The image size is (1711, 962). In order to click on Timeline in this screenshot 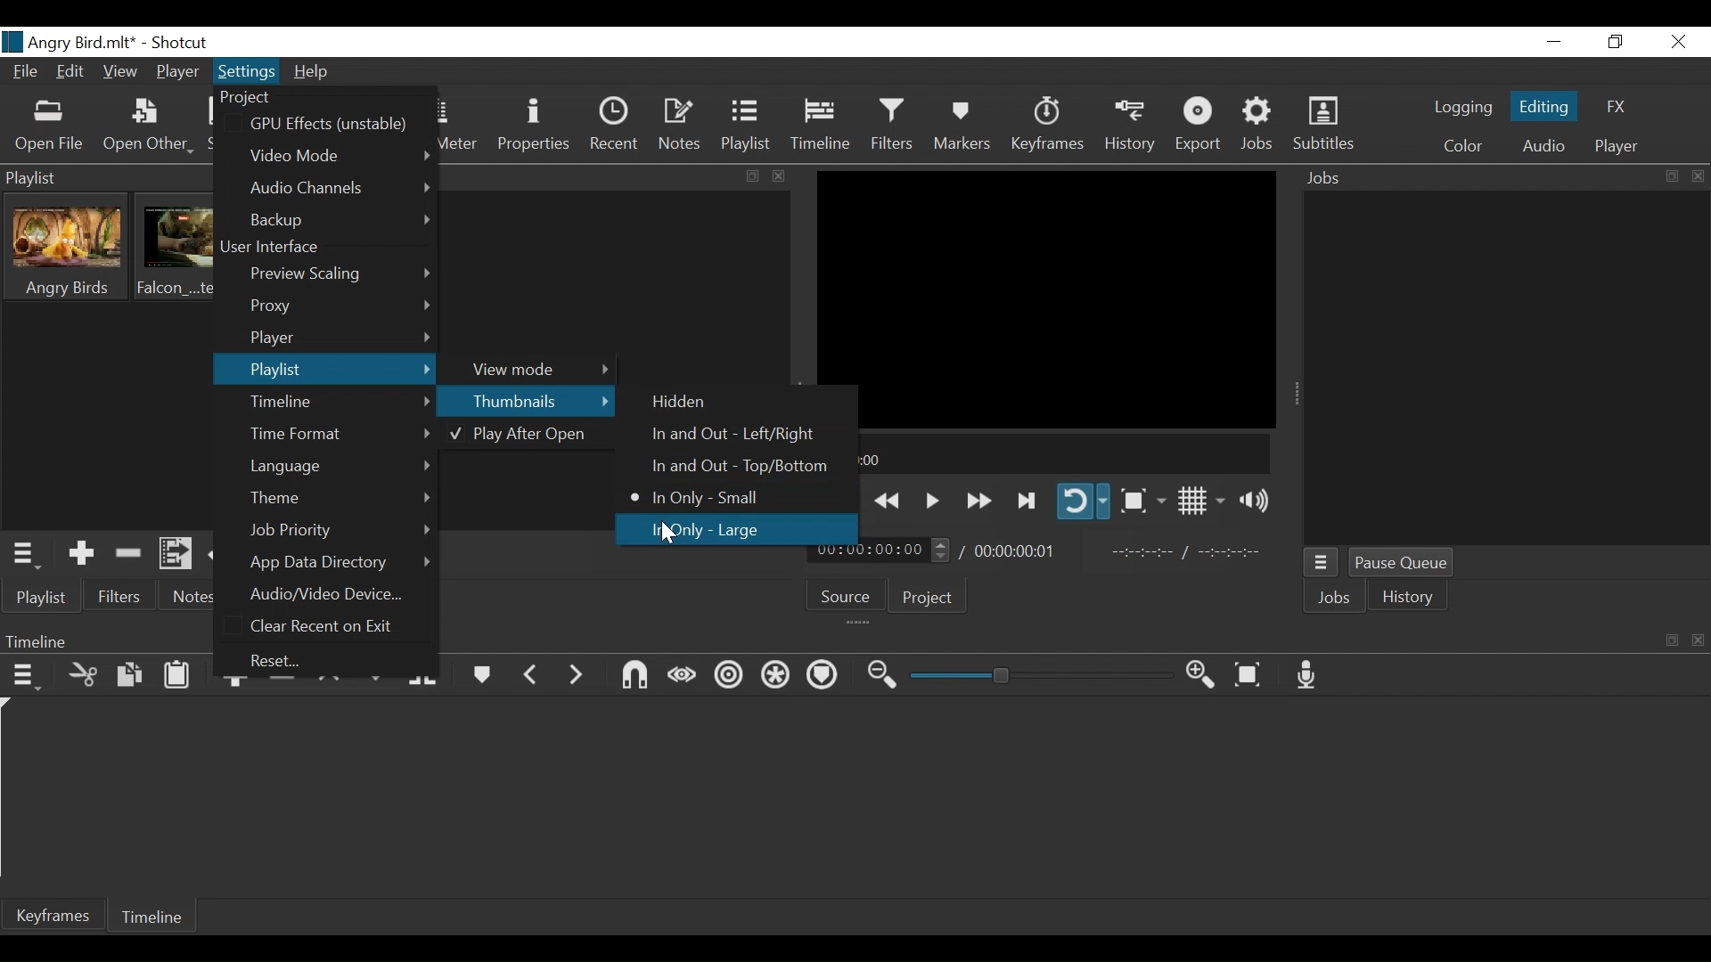, I will do `click(1046, 453)`.